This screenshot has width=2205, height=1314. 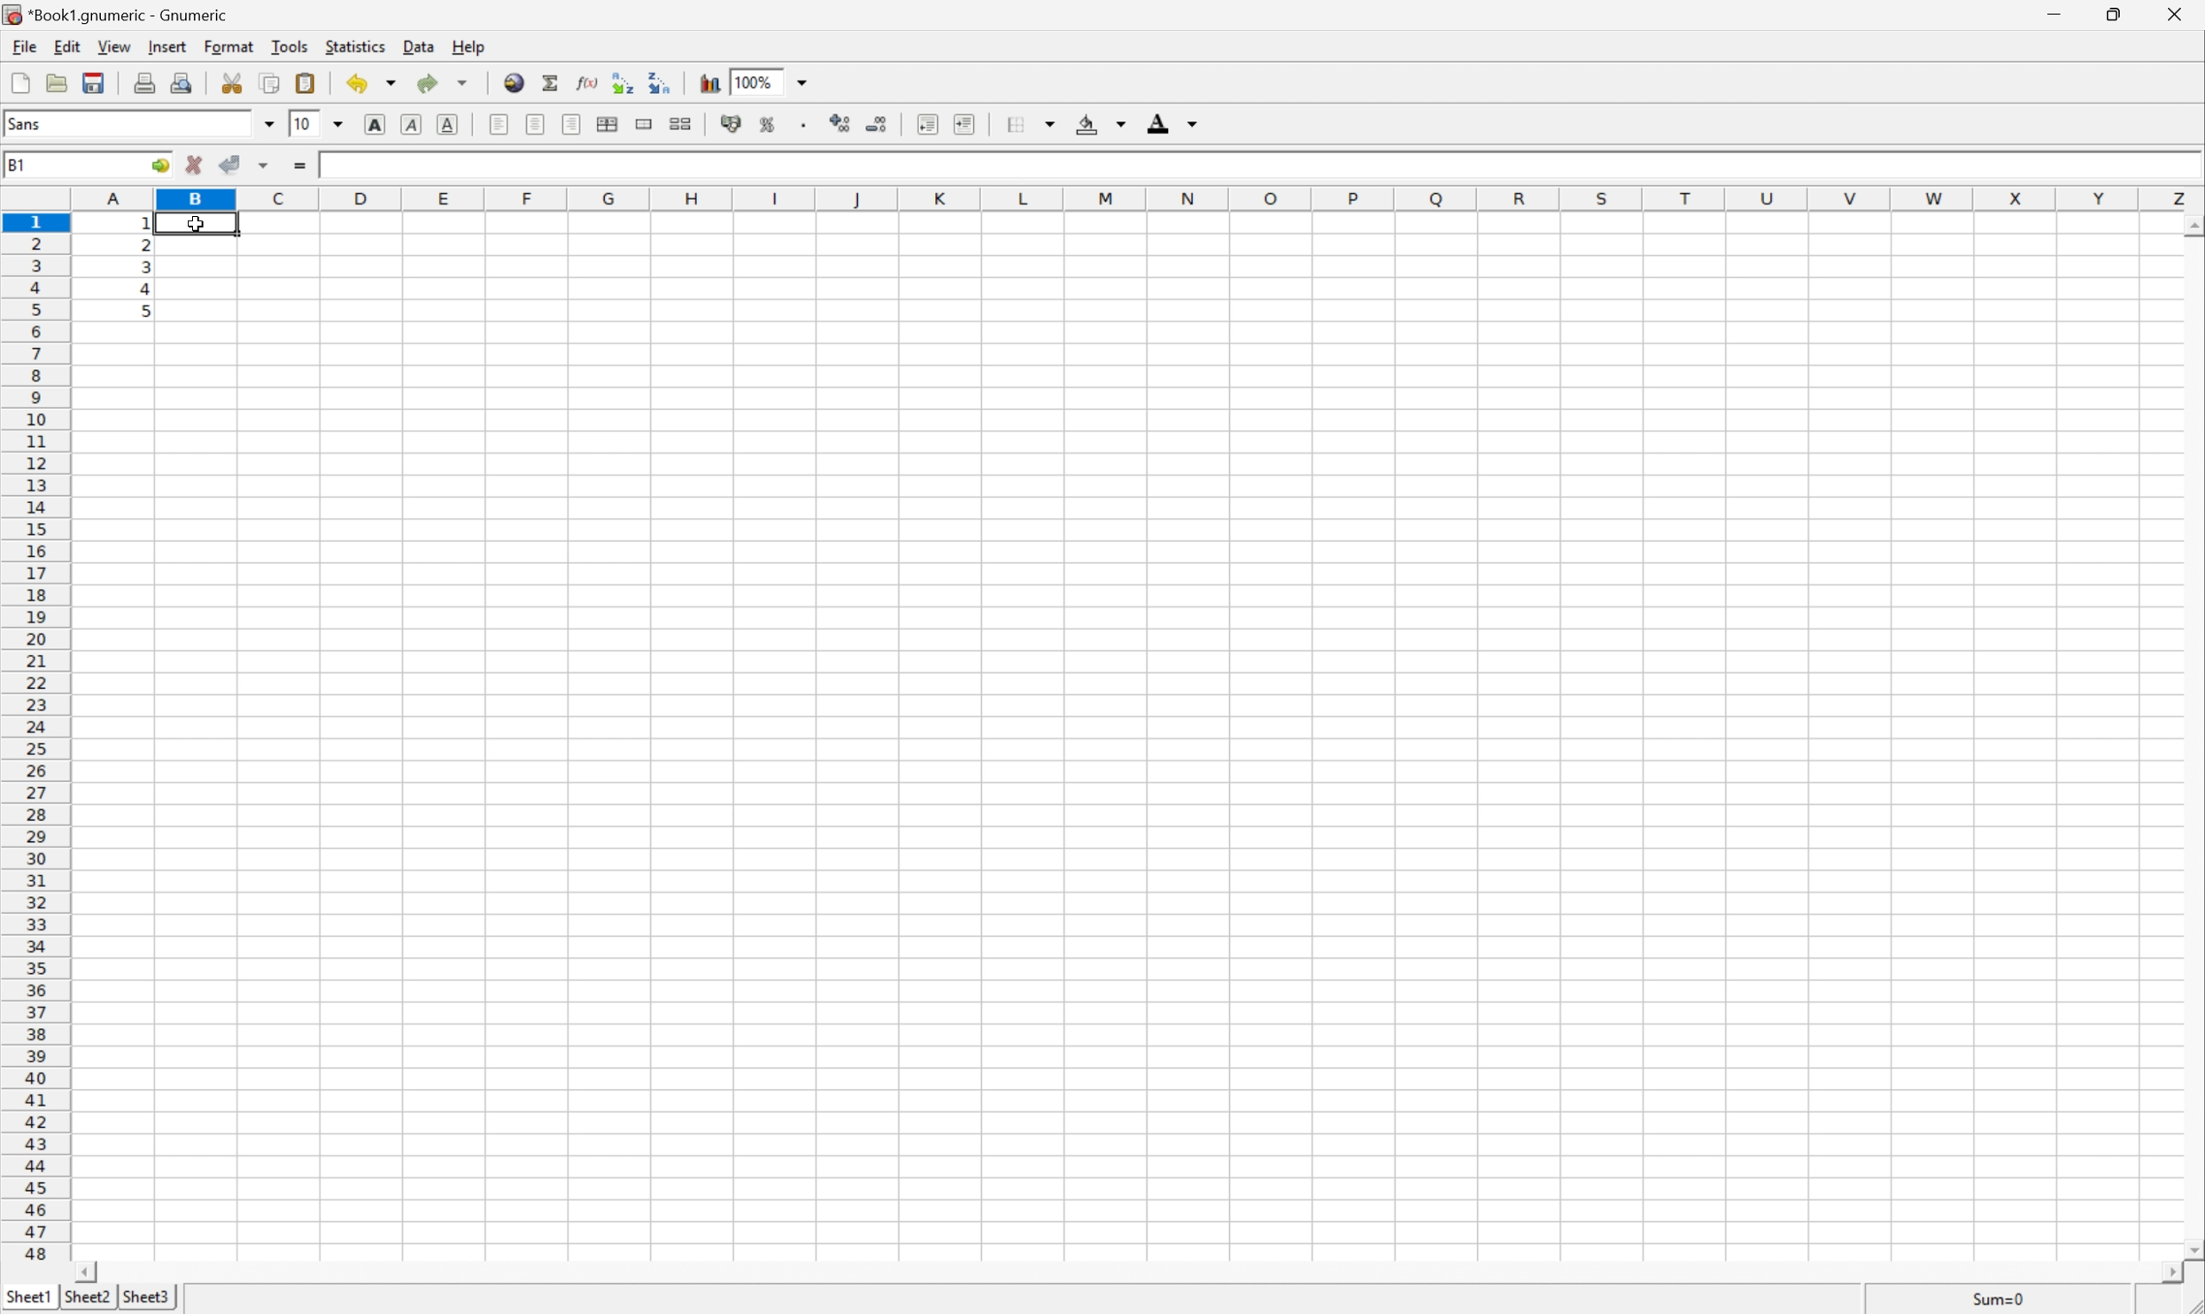 What do you see at coordinates (18, 79) in the screenshot?
I see `Create new workbook` at bounding box center [18, 79].